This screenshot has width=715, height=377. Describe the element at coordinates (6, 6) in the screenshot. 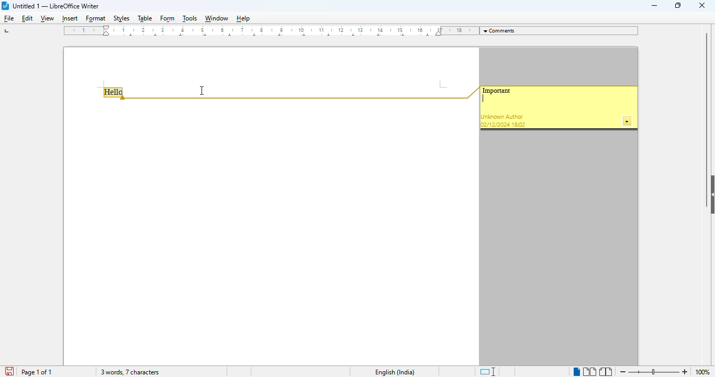

I see `logo` at that location.